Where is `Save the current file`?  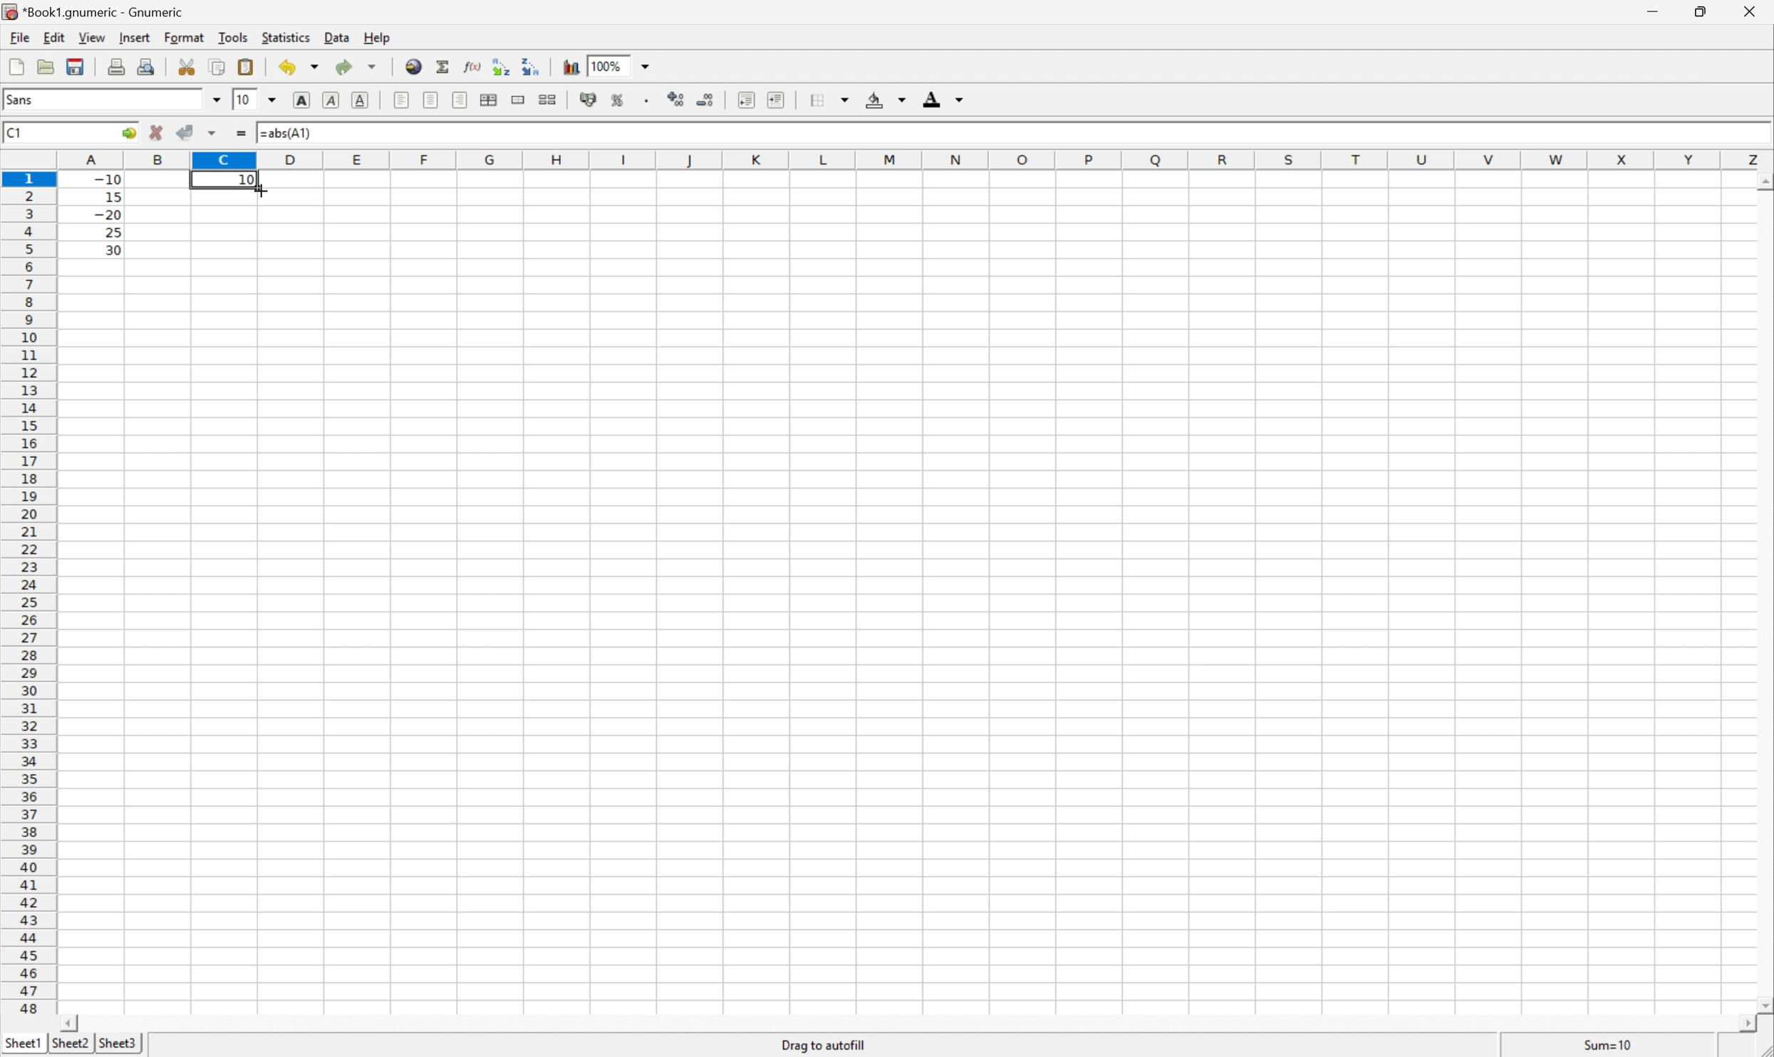
Save the current file is located at coordinates (77, 65).